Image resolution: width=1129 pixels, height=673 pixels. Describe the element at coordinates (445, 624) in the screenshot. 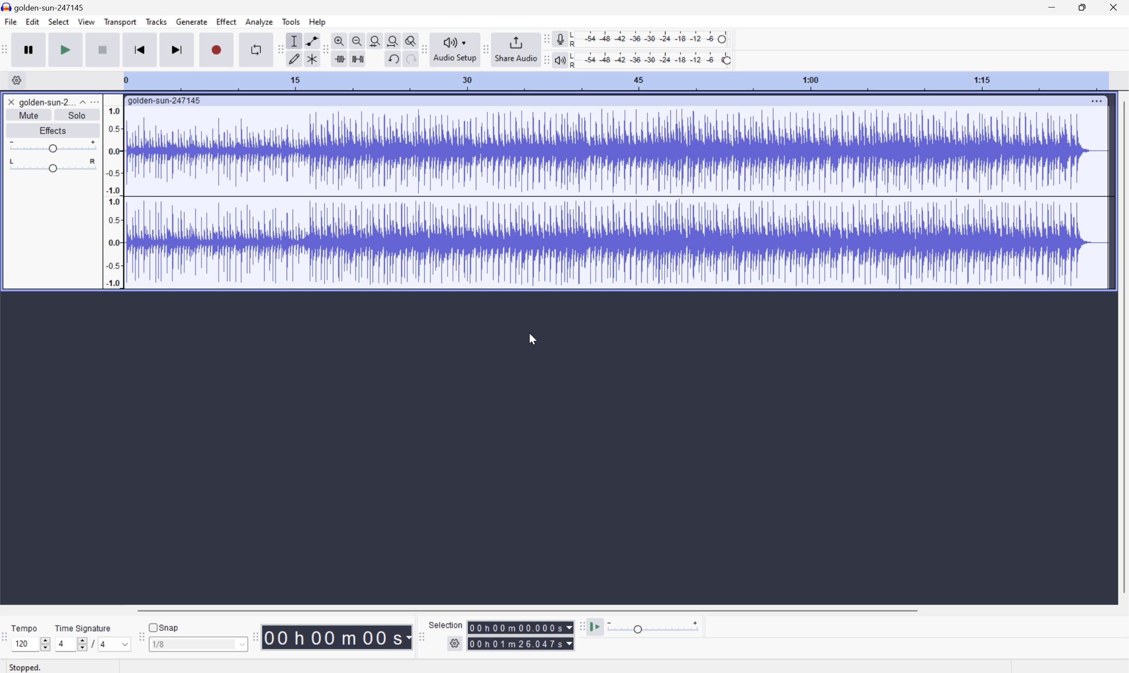

I see `Selection` at that location.